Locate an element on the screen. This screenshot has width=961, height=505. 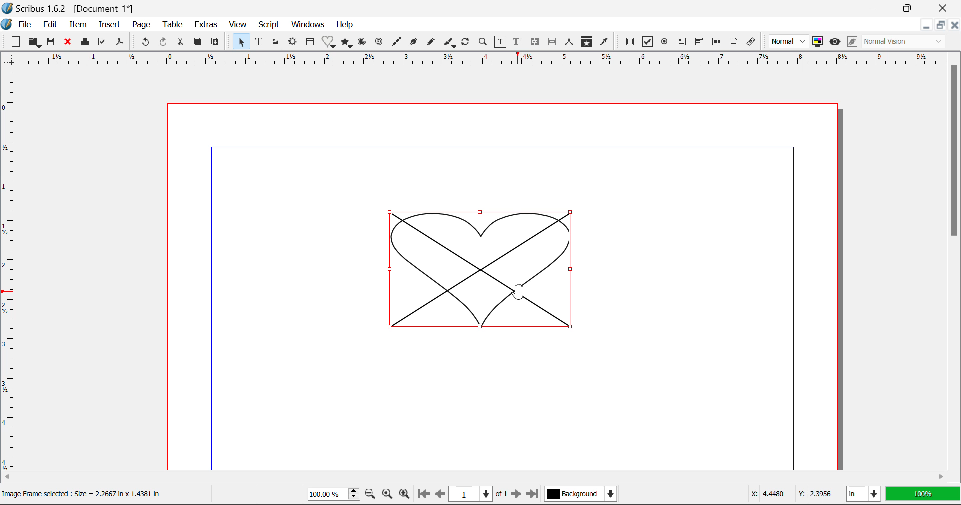
Normal is located at coordinates (790, 41).